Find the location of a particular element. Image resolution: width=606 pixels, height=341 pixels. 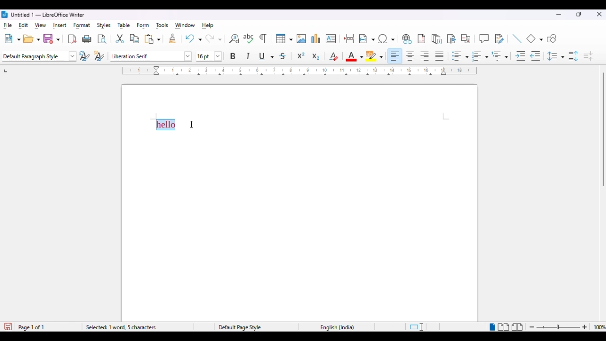

Default Page Style is located at coordinates (241, 327).